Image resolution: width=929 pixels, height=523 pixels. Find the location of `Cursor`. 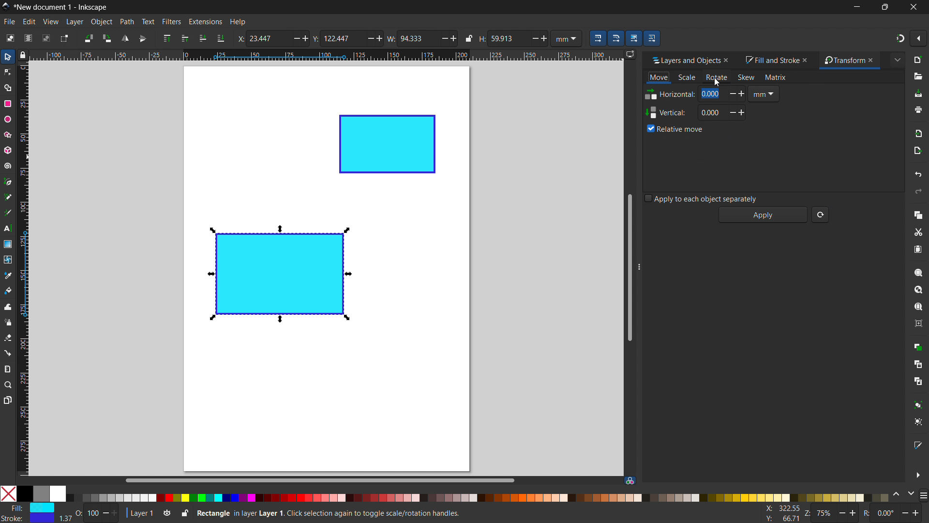

Cursor is located at coordinates (719, 83).